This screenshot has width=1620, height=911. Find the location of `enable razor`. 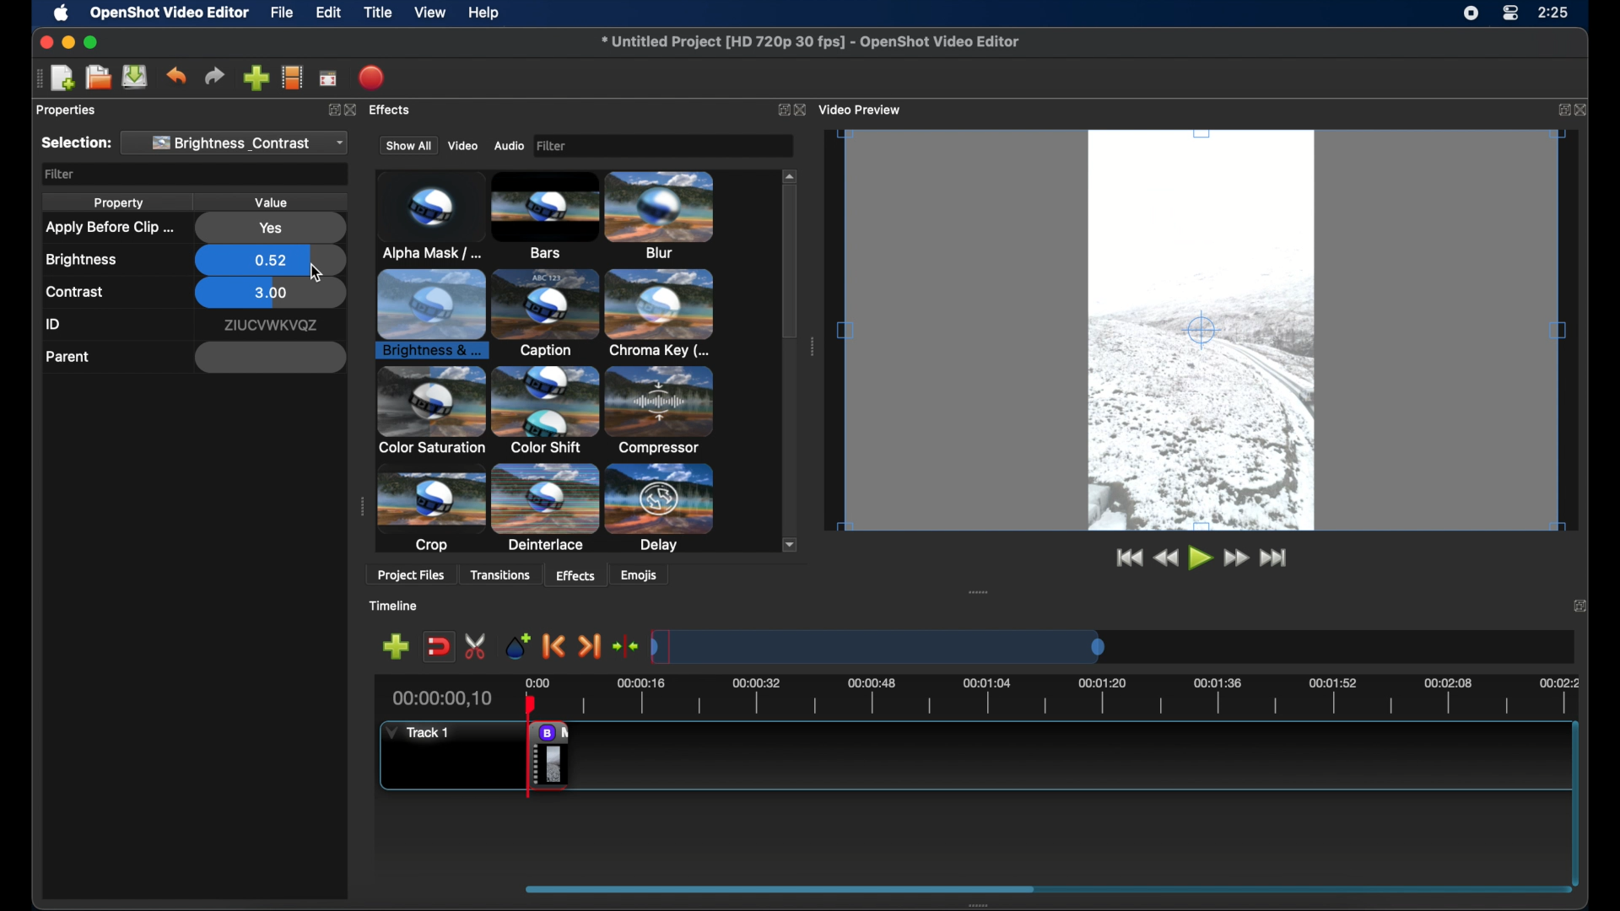

enable razor is located at coordinates (470, 646).